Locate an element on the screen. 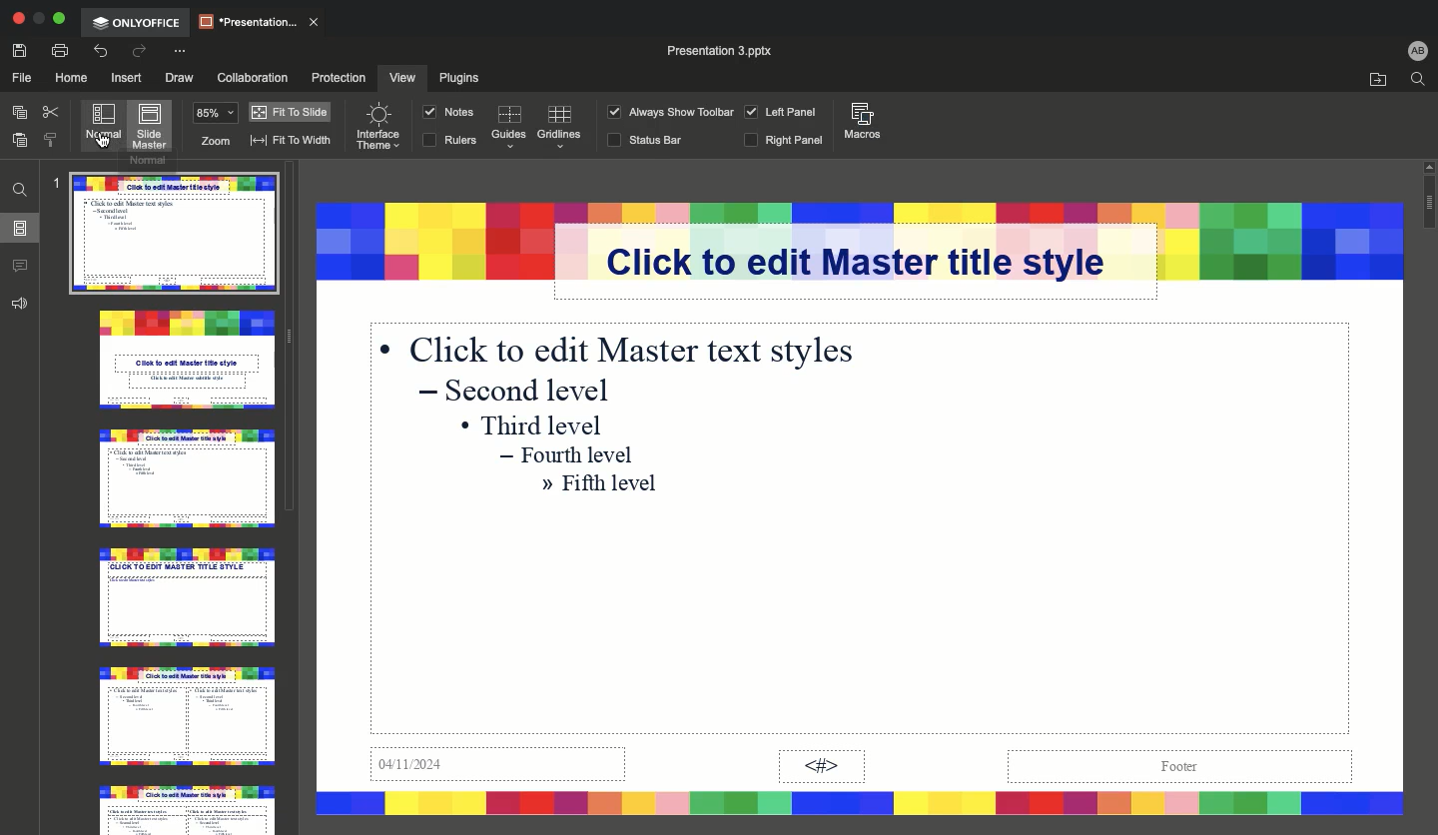 This screenshot has height=835, width=1438. Footer is located at coordinates (1175, 766).